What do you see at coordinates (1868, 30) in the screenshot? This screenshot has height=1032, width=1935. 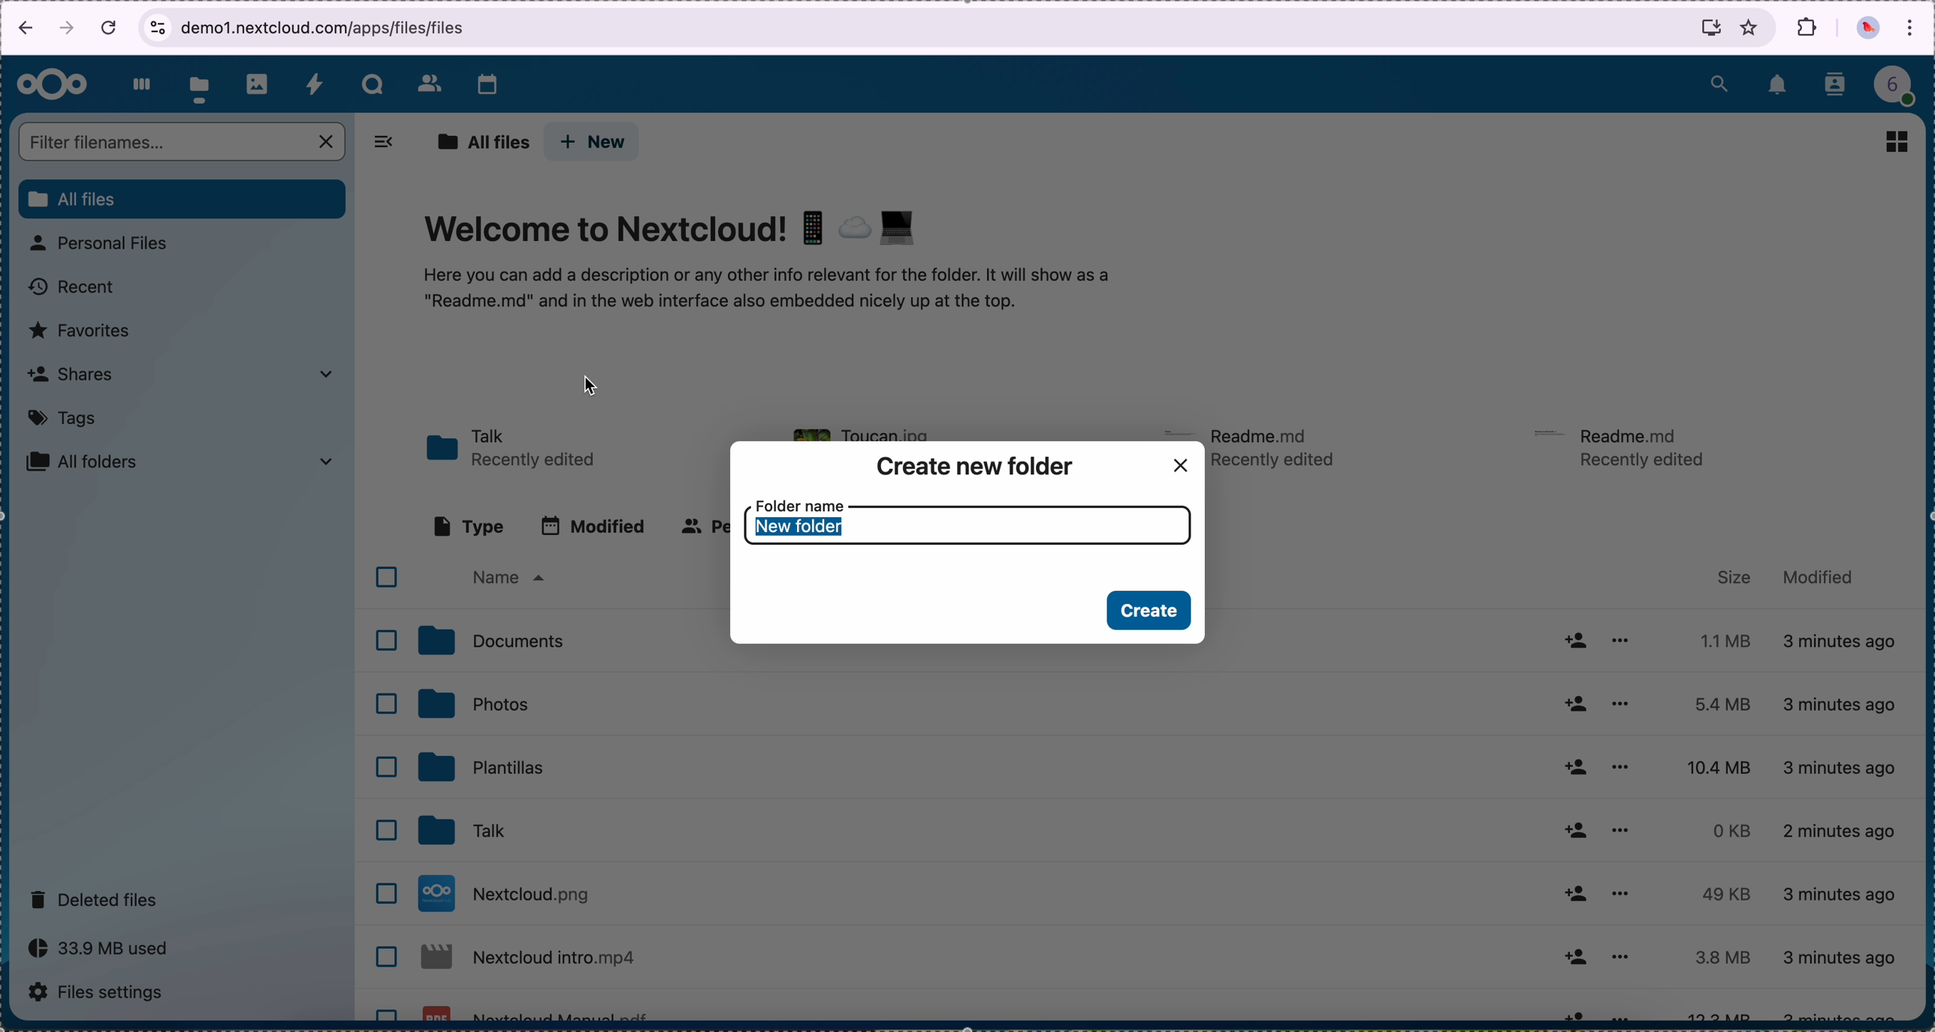 I see `profile picture` at bounding box center [1868, 30].